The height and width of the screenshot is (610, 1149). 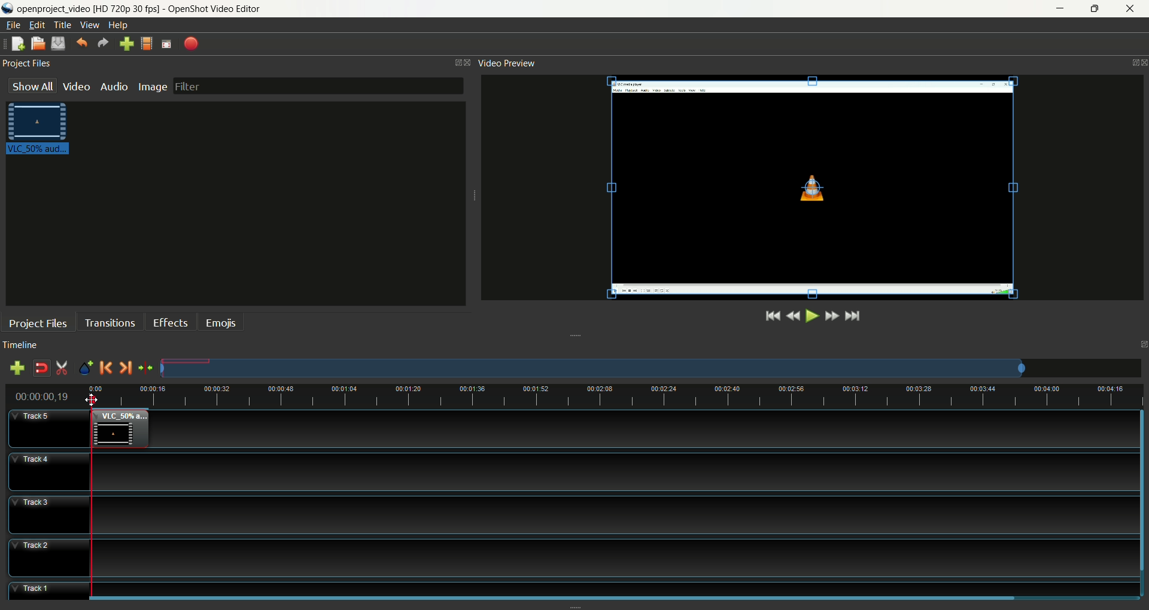 I want to click on project files, so click(x=39, y=324).